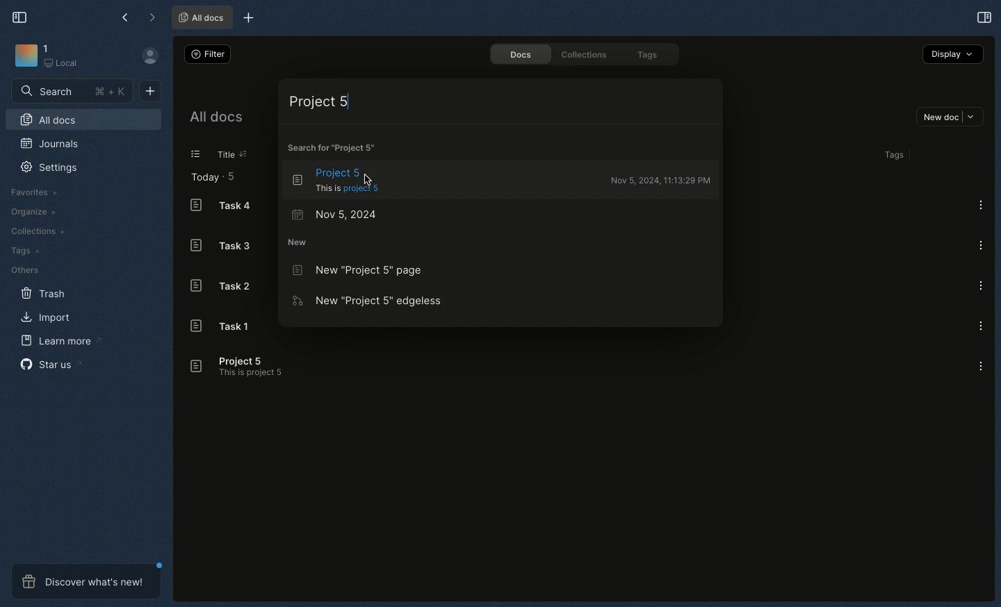 The height and width of the screenshot is (607, 1001). What do you see at coordinates (46, 317) in the screenshot?
I see `Import` at bounding box center [46, 317].